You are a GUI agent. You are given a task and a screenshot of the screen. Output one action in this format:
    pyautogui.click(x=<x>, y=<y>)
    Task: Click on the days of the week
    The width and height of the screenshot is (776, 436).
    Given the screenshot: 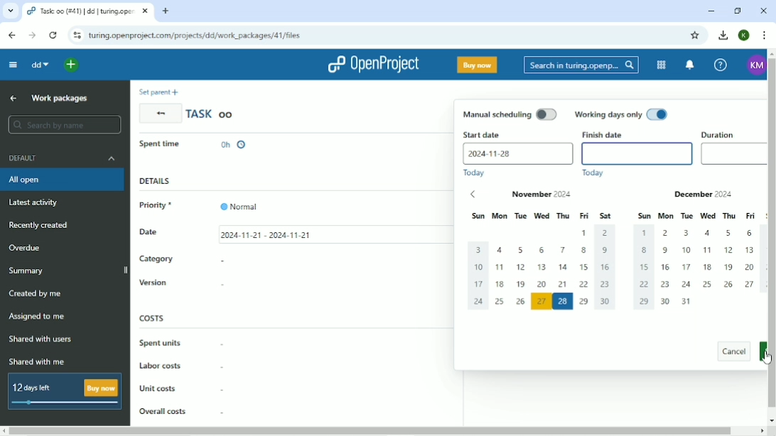 What is the action you would take?
    pyautogui.click(x=541, y=217)
    